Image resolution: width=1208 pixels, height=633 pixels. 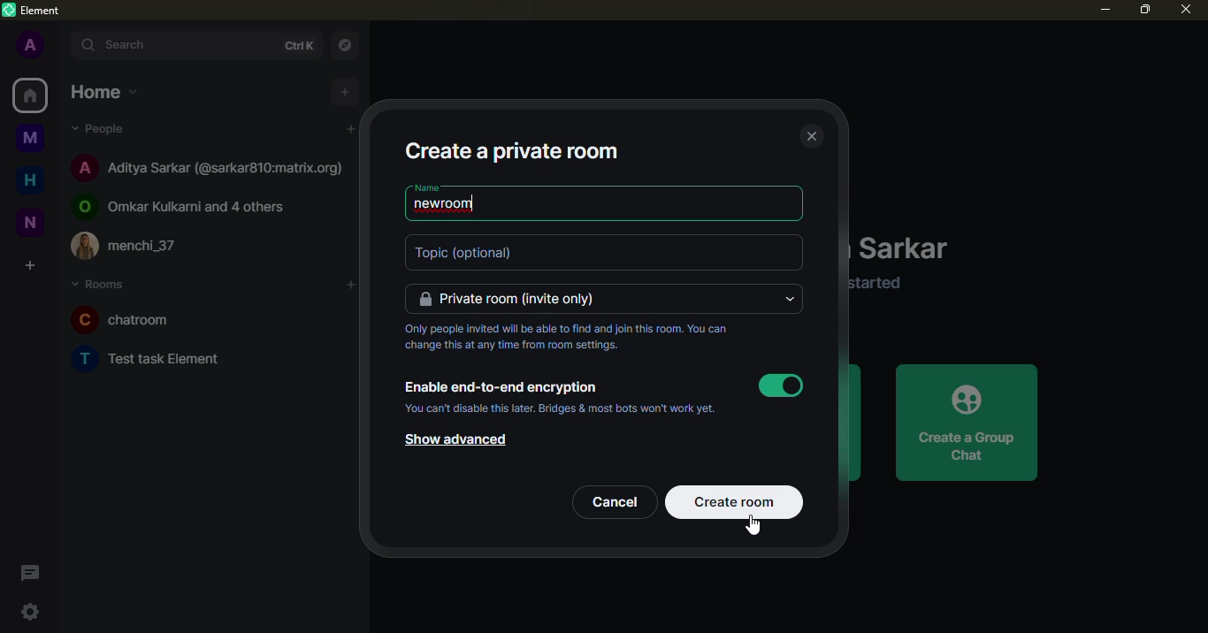 What do you see at coordinates (469, 253) in the screenshot?
I see `topic (optional)` at bounding box center [469, 253].